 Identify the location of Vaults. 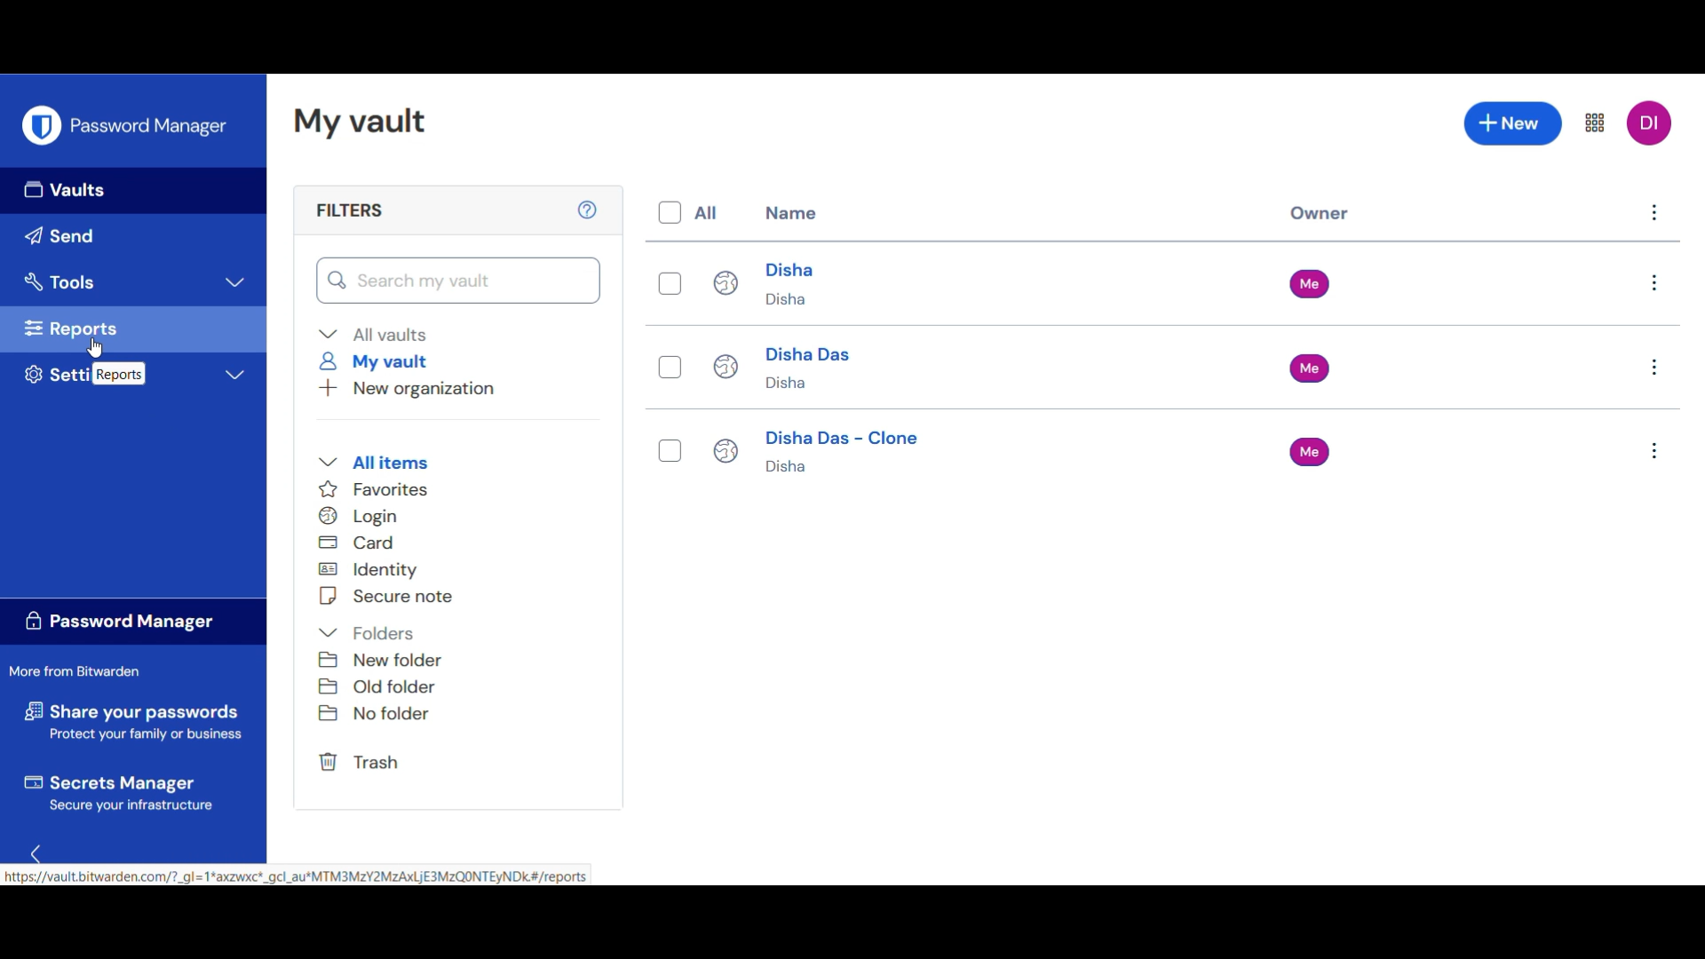
(133, 191).